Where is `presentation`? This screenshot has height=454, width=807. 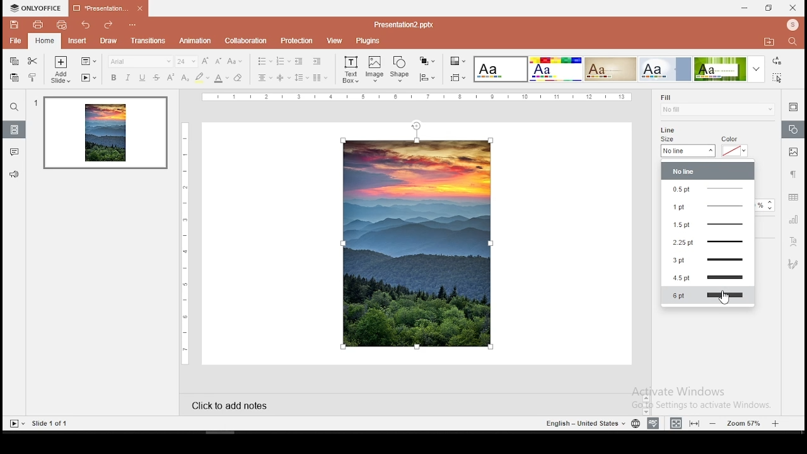 presentation is located at coordinates (108, 8).